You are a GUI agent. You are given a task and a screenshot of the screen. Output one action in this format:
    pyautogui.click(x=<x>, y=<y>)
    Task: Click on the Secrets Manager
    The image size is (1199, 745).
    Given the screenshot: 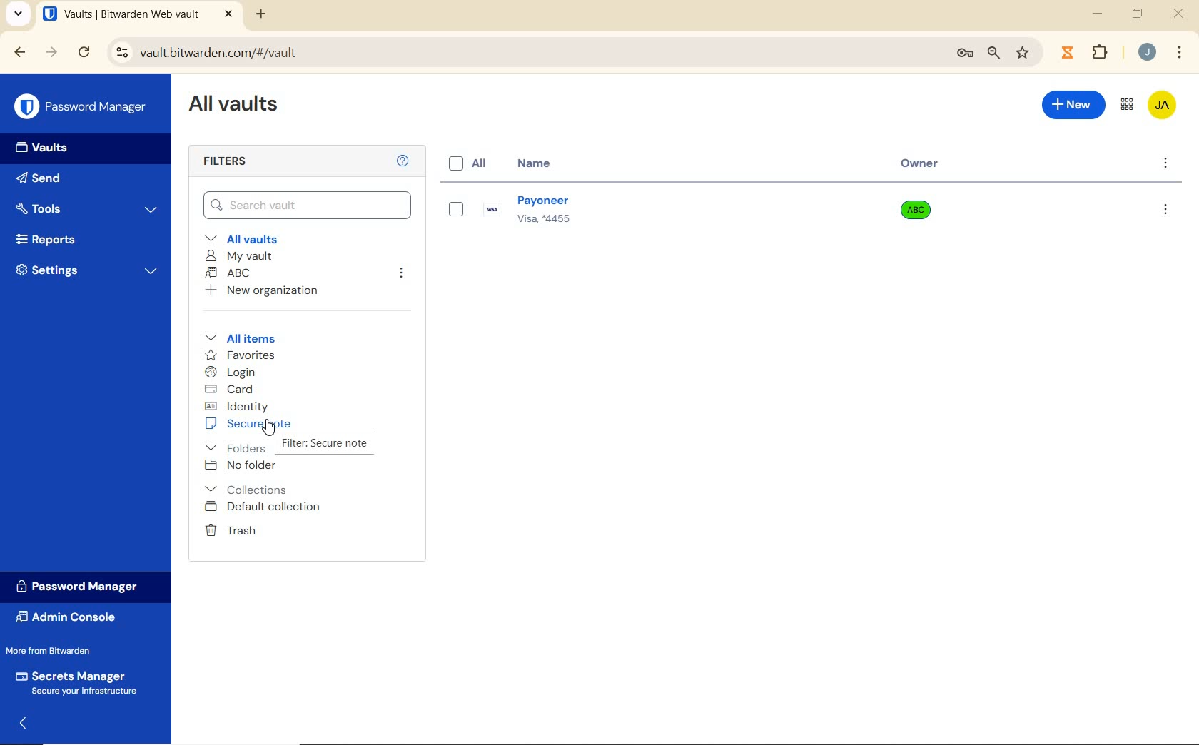 What is the action you would take?
    pyautogui.click(x=80, y=682)
    